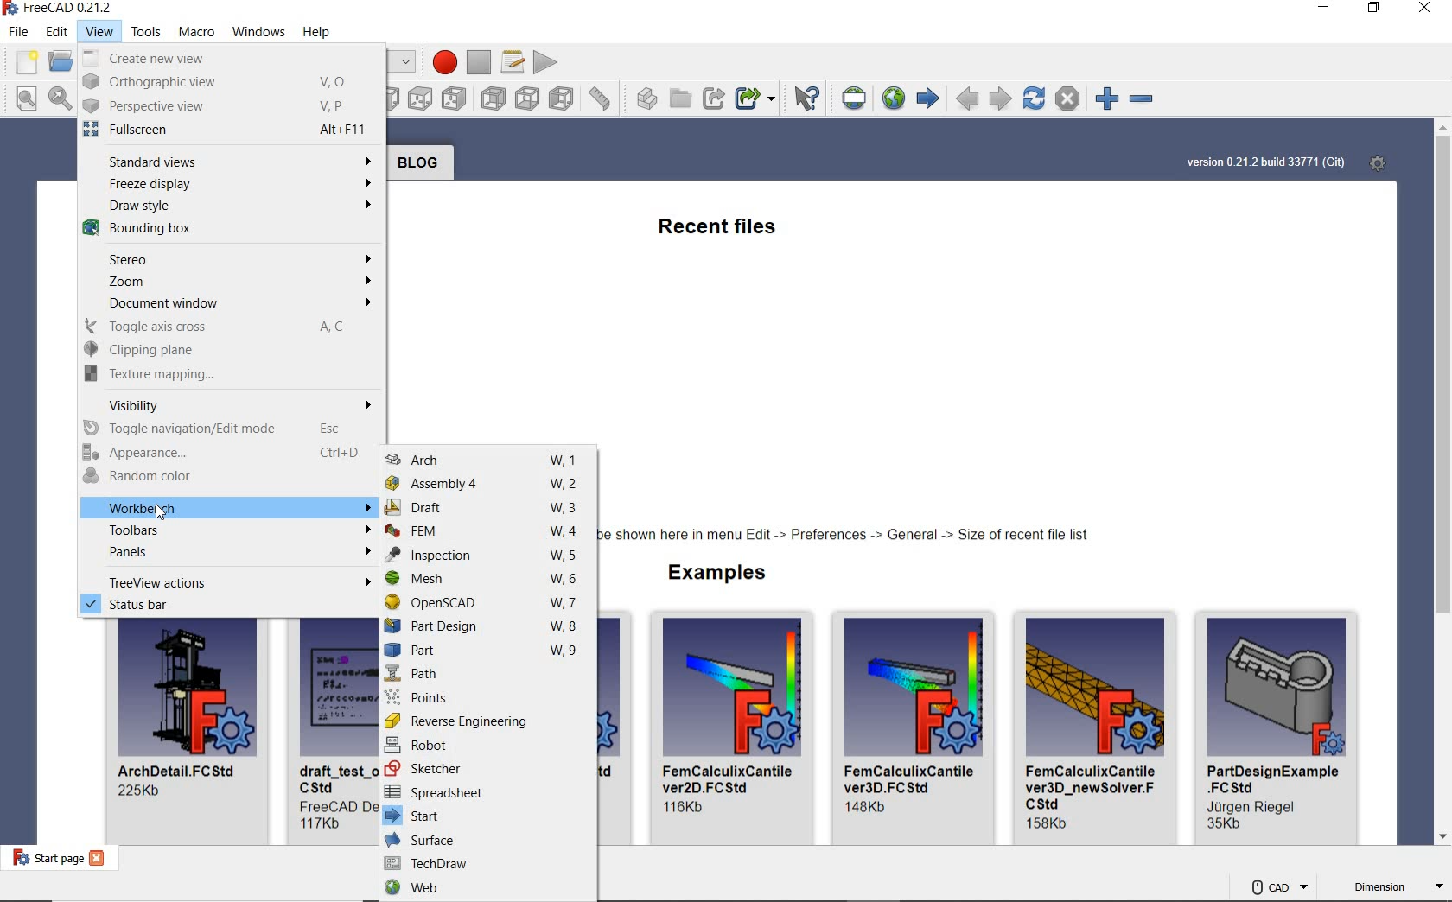 Image resolution: width=1452 pixels, height=902 pixels. I want to click on rear, so click(494, 99).